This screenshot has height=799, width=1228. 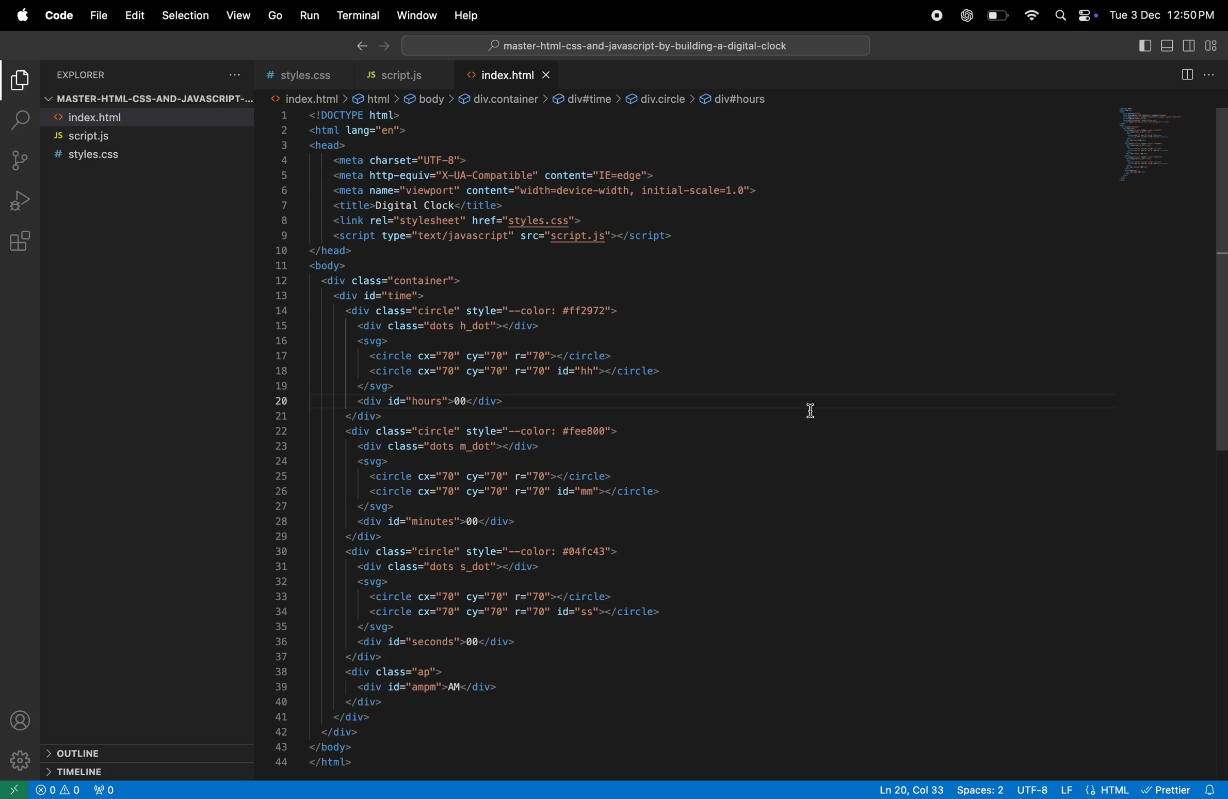 What do you see at coordinates (148, 118) in the screenshot?
I see `index.html` at bounding box center [148, 118].